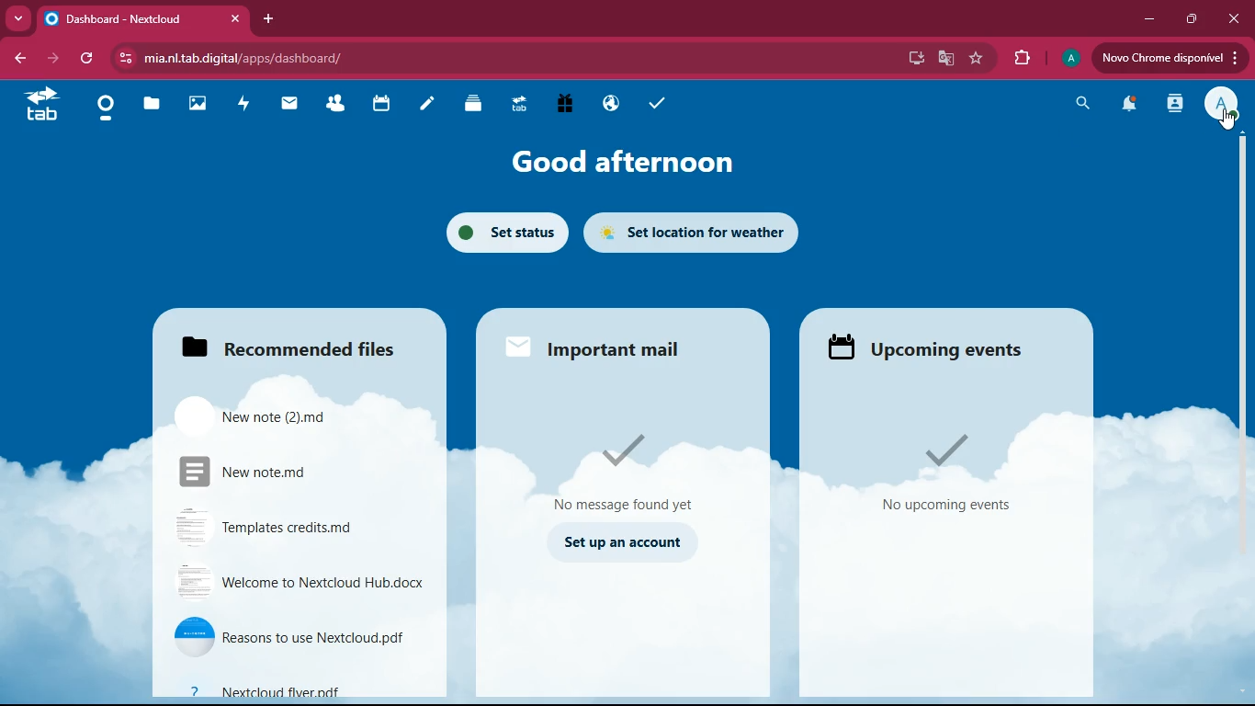 This screenshot has height=706, width=1255. I want to click on back, so click(18, 59).